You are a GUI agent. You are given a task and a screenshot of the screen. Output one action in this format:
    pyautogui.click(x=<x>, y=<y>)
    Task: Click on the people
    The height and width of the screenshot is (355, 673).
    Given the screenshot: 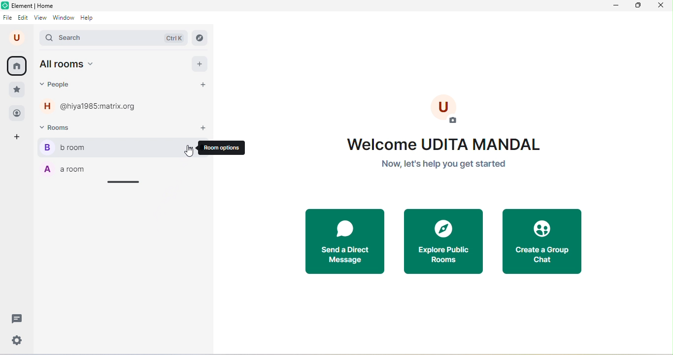 What is the action you would take?
    pyautogui.click(x=56, y=85)
    